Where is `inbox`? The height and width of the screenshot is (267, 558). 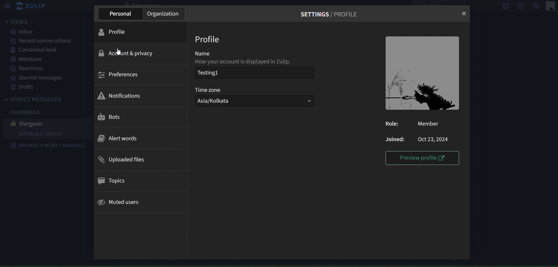
inbox is located at coordinates (24, 32).